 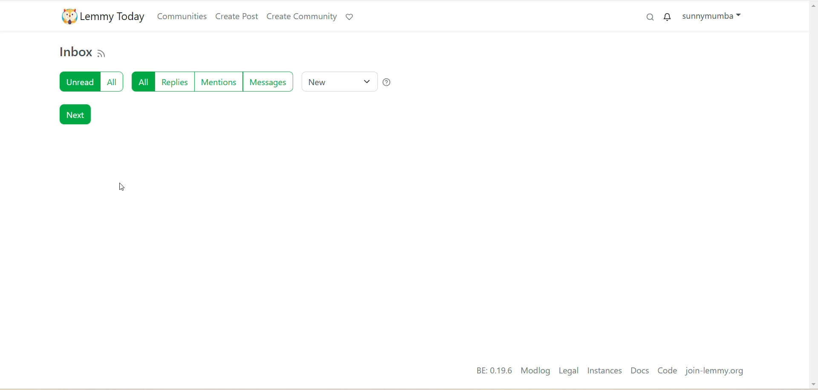 I want to click on unread all, so click(x=90, y=83).